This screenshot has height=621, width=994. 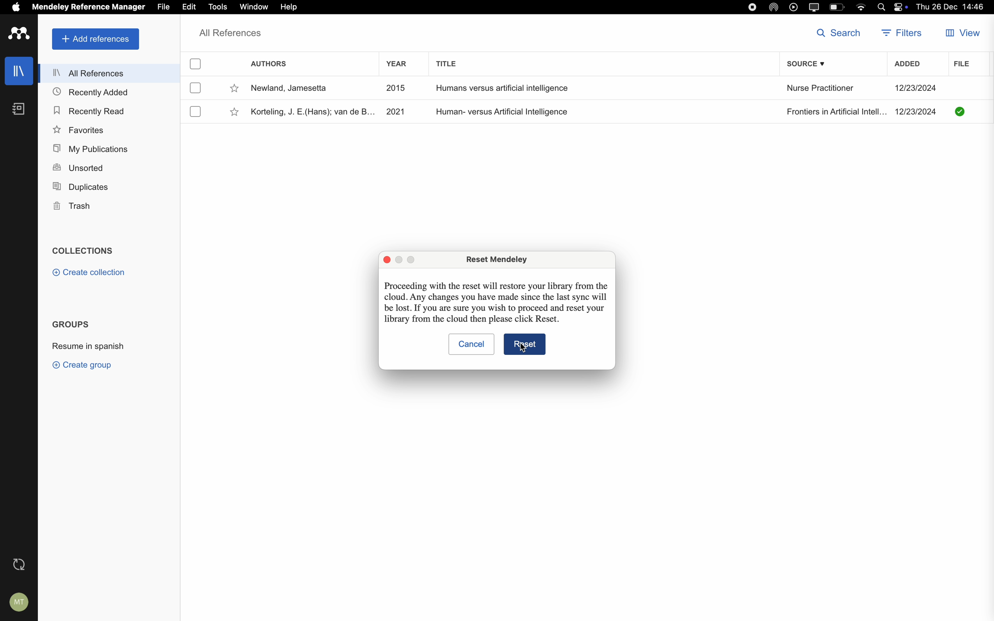 What do you see at coordinates (21, 110) in the screenshot?
I see `notebooks icon` at bounding box center [21, 110].